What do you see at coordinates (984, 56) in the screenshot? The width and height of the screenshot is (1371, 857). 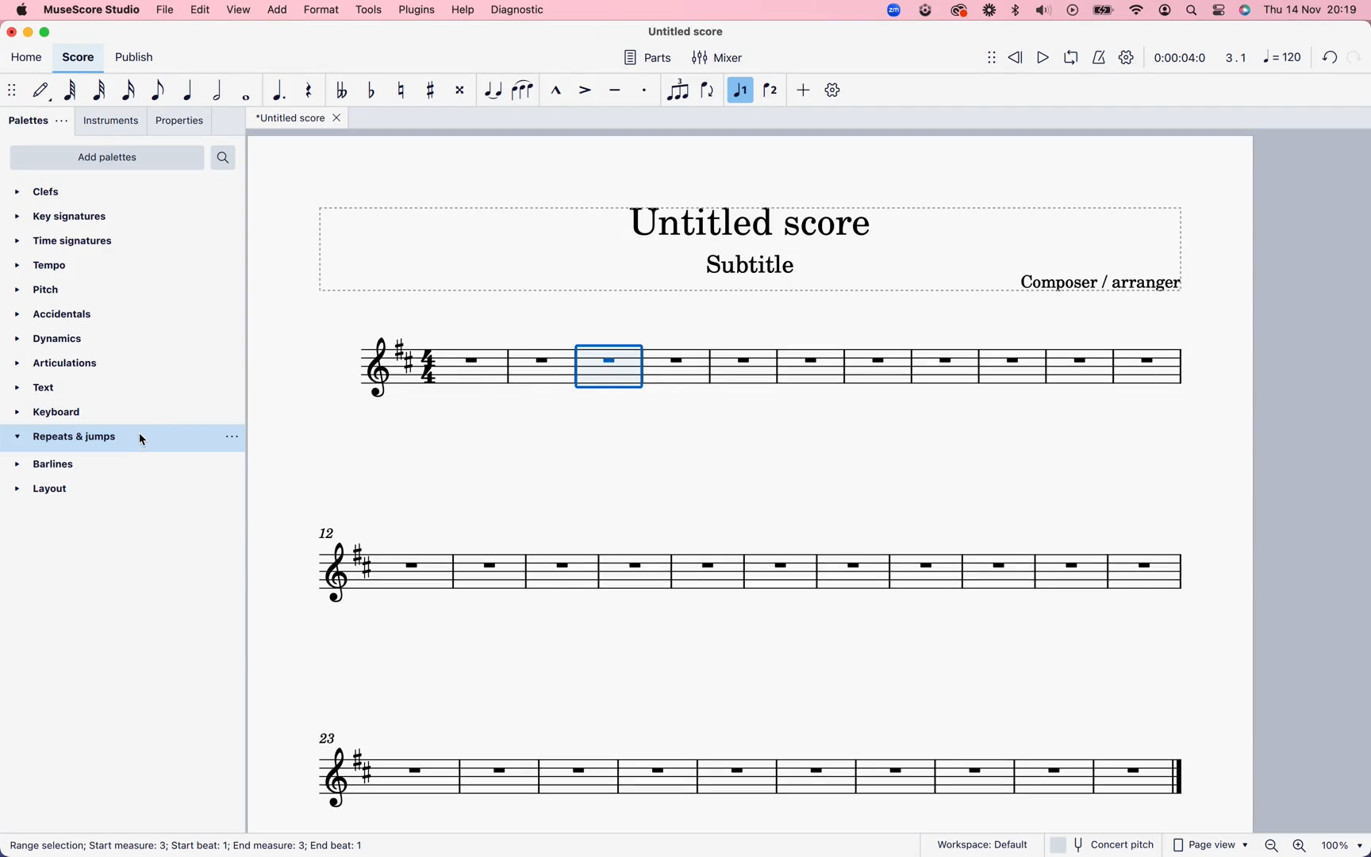 I see `move` at bounding box center [984, 56].